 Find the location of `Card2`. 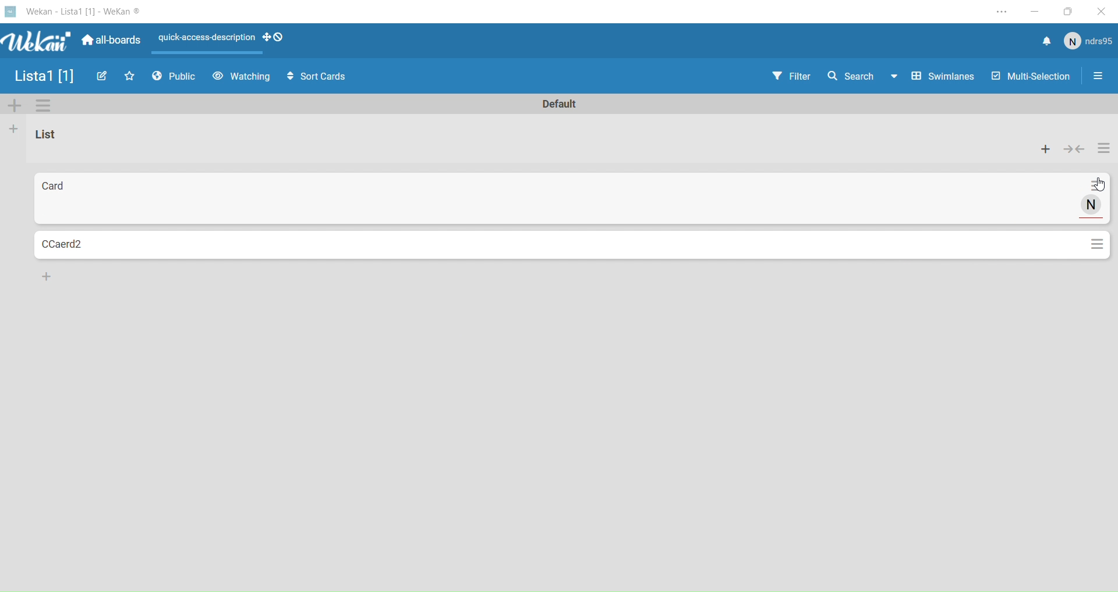

Card2 is located at coordinates (466, 246).